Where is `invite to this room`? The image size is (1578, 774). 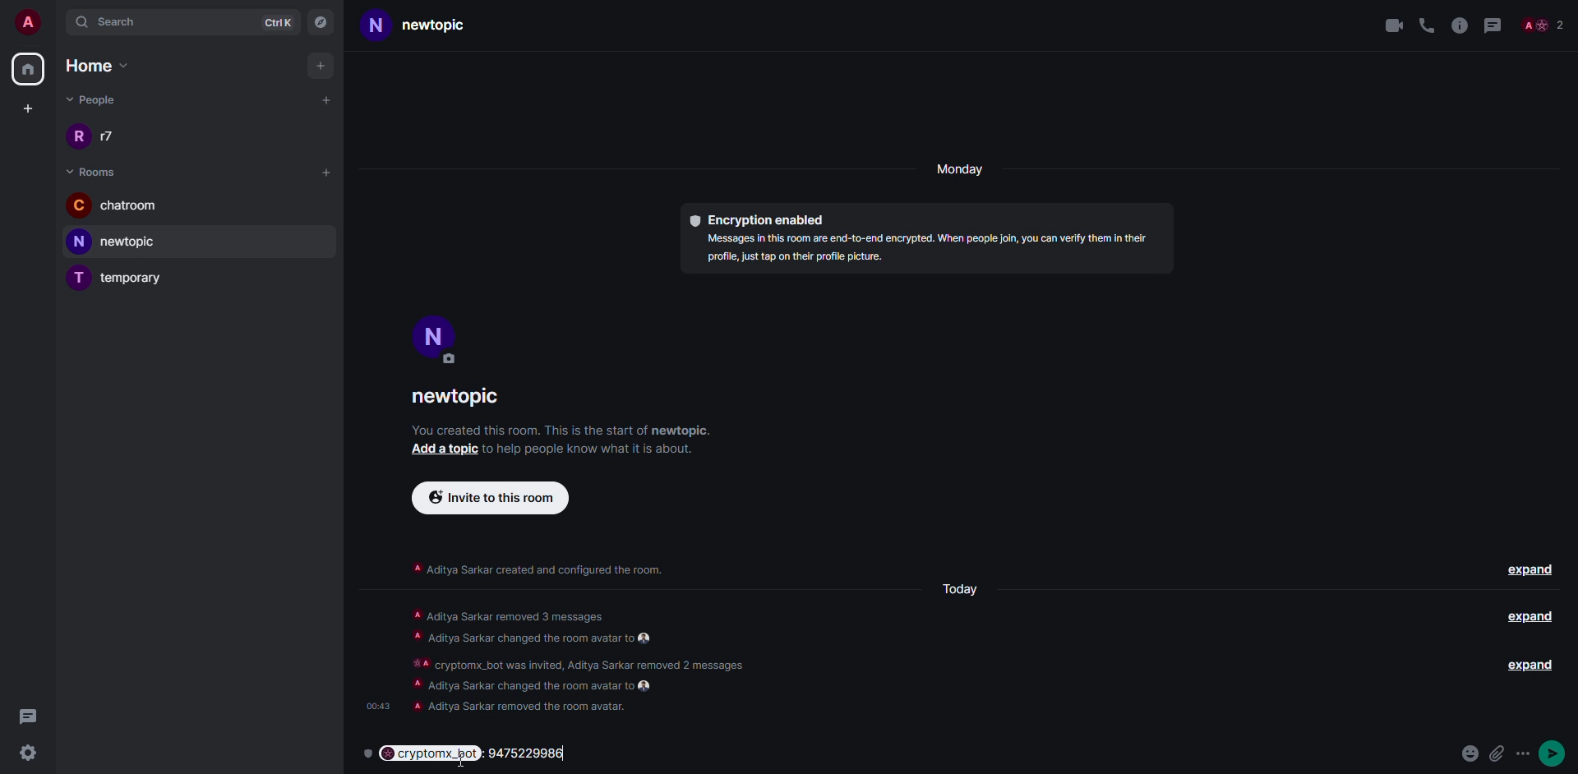
invite to this room is located at coordinates (490, 496).